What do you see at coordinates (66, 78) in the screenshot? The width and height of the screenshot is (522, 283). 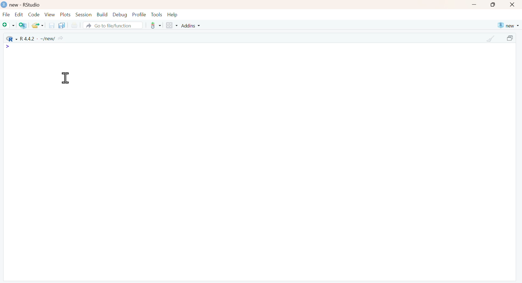 I see `Cursor` at bounding box center [66, 78].